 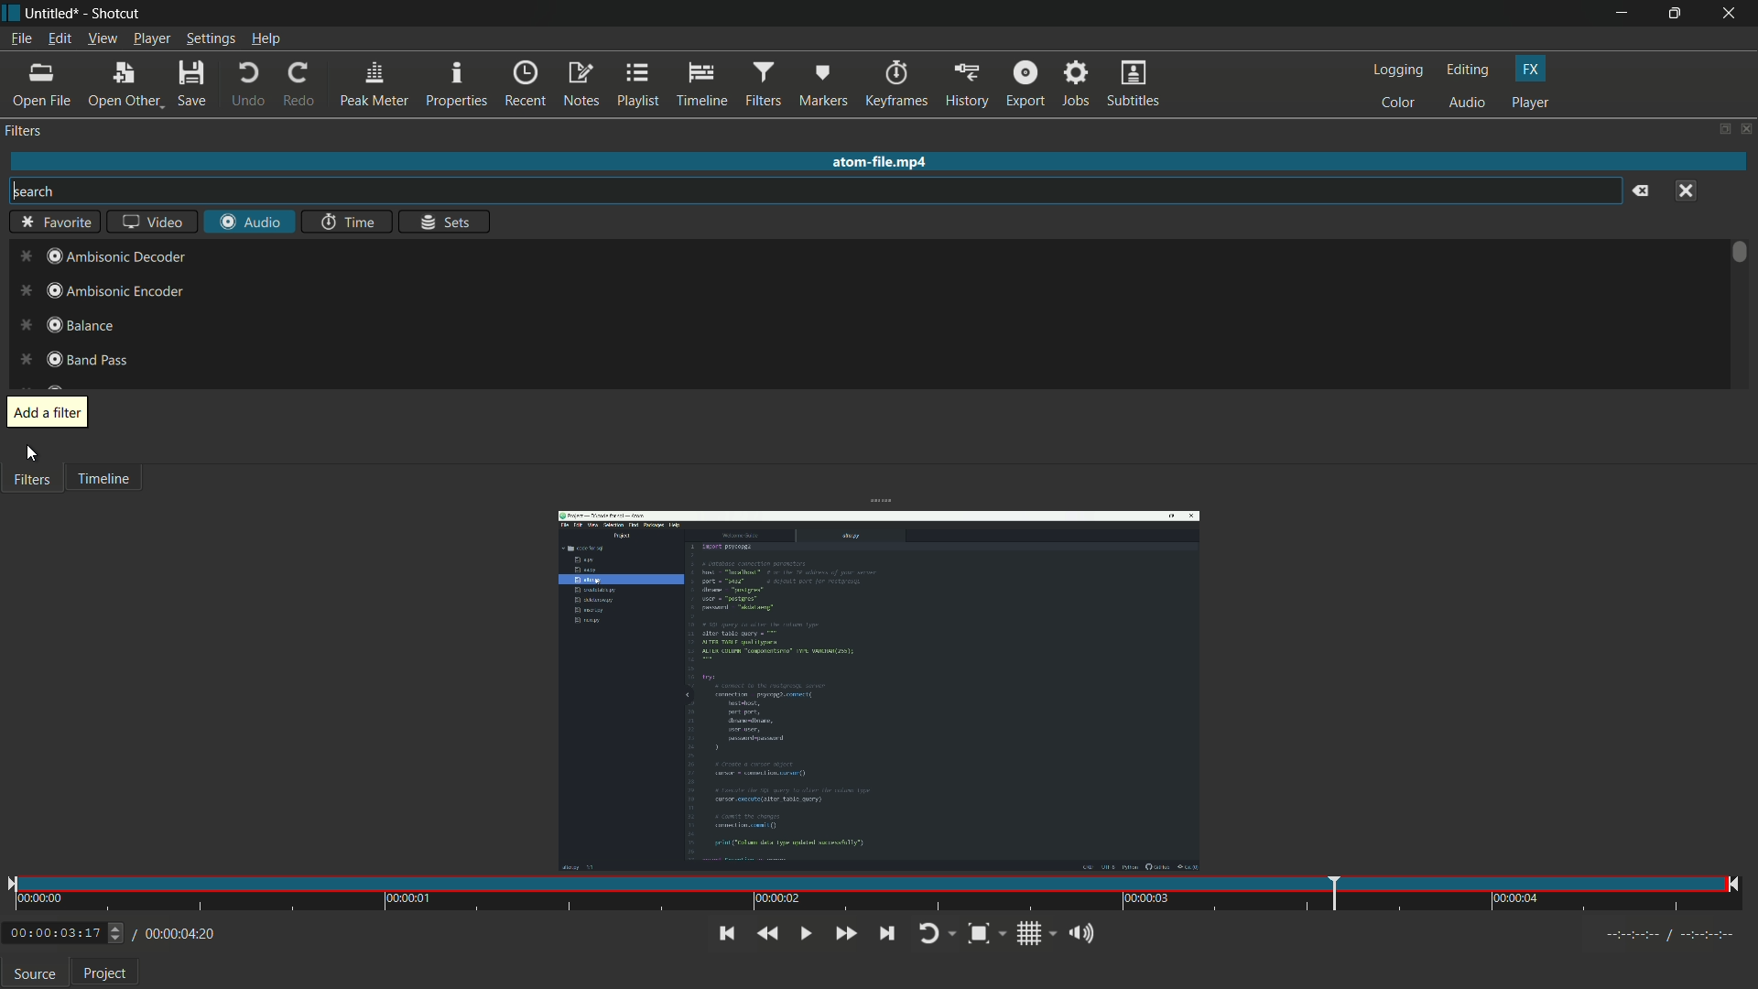 What do you see at coordinates (1723, 130) in the screenshot?
I see `change layout` at bounding box center [1723, 130].